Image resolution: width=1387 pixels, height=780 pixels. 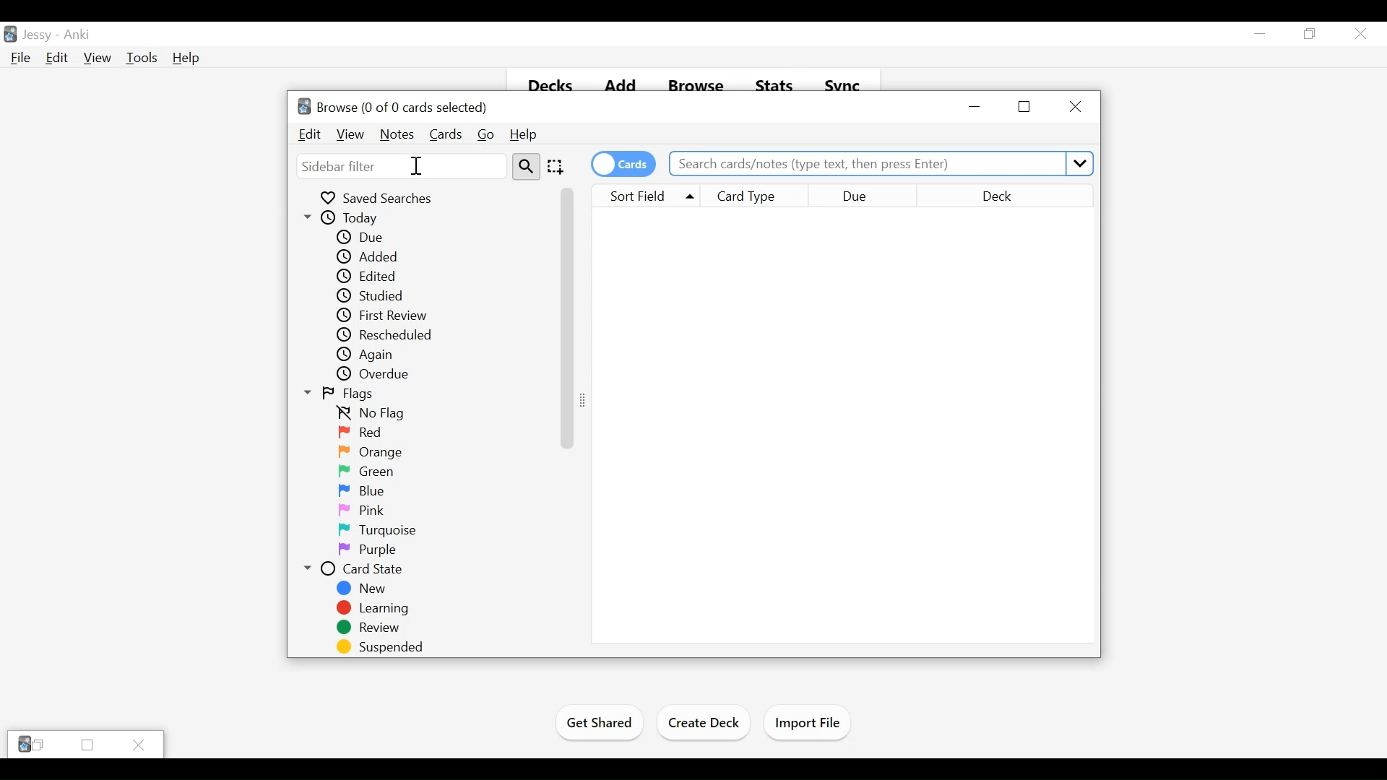 I want to click on Help, so click(x=522, y=135).